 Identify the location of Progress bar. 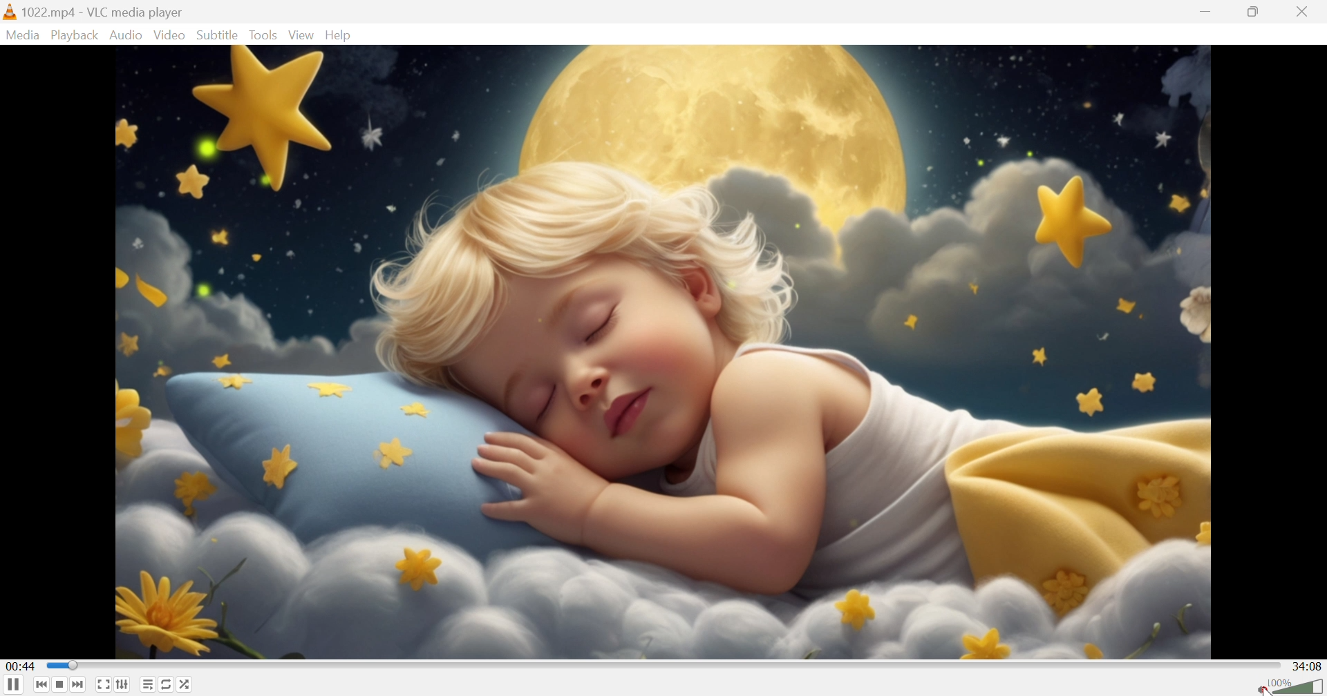
(663, 666).